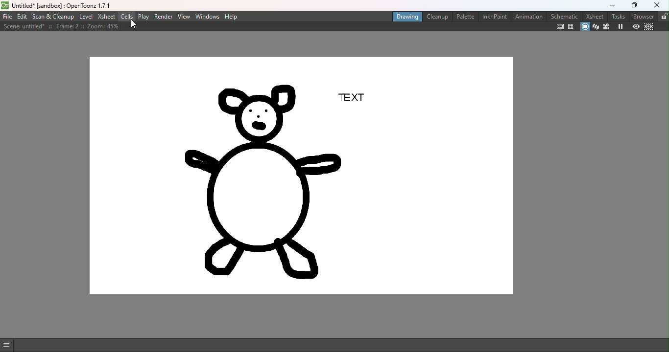 This screenshot has height=352, width=669. Describe the element at coordinates (86, 17) in the screenshot. I see `Level` at that location.